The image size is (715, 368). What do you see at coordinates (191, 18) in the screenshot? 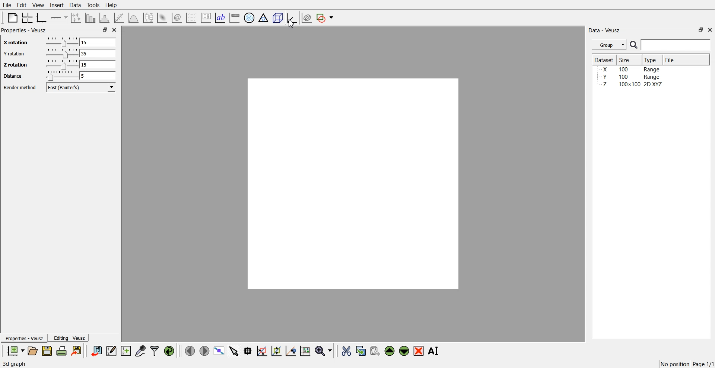
I see `Plot a vector field` at bounding box center [191, 18].